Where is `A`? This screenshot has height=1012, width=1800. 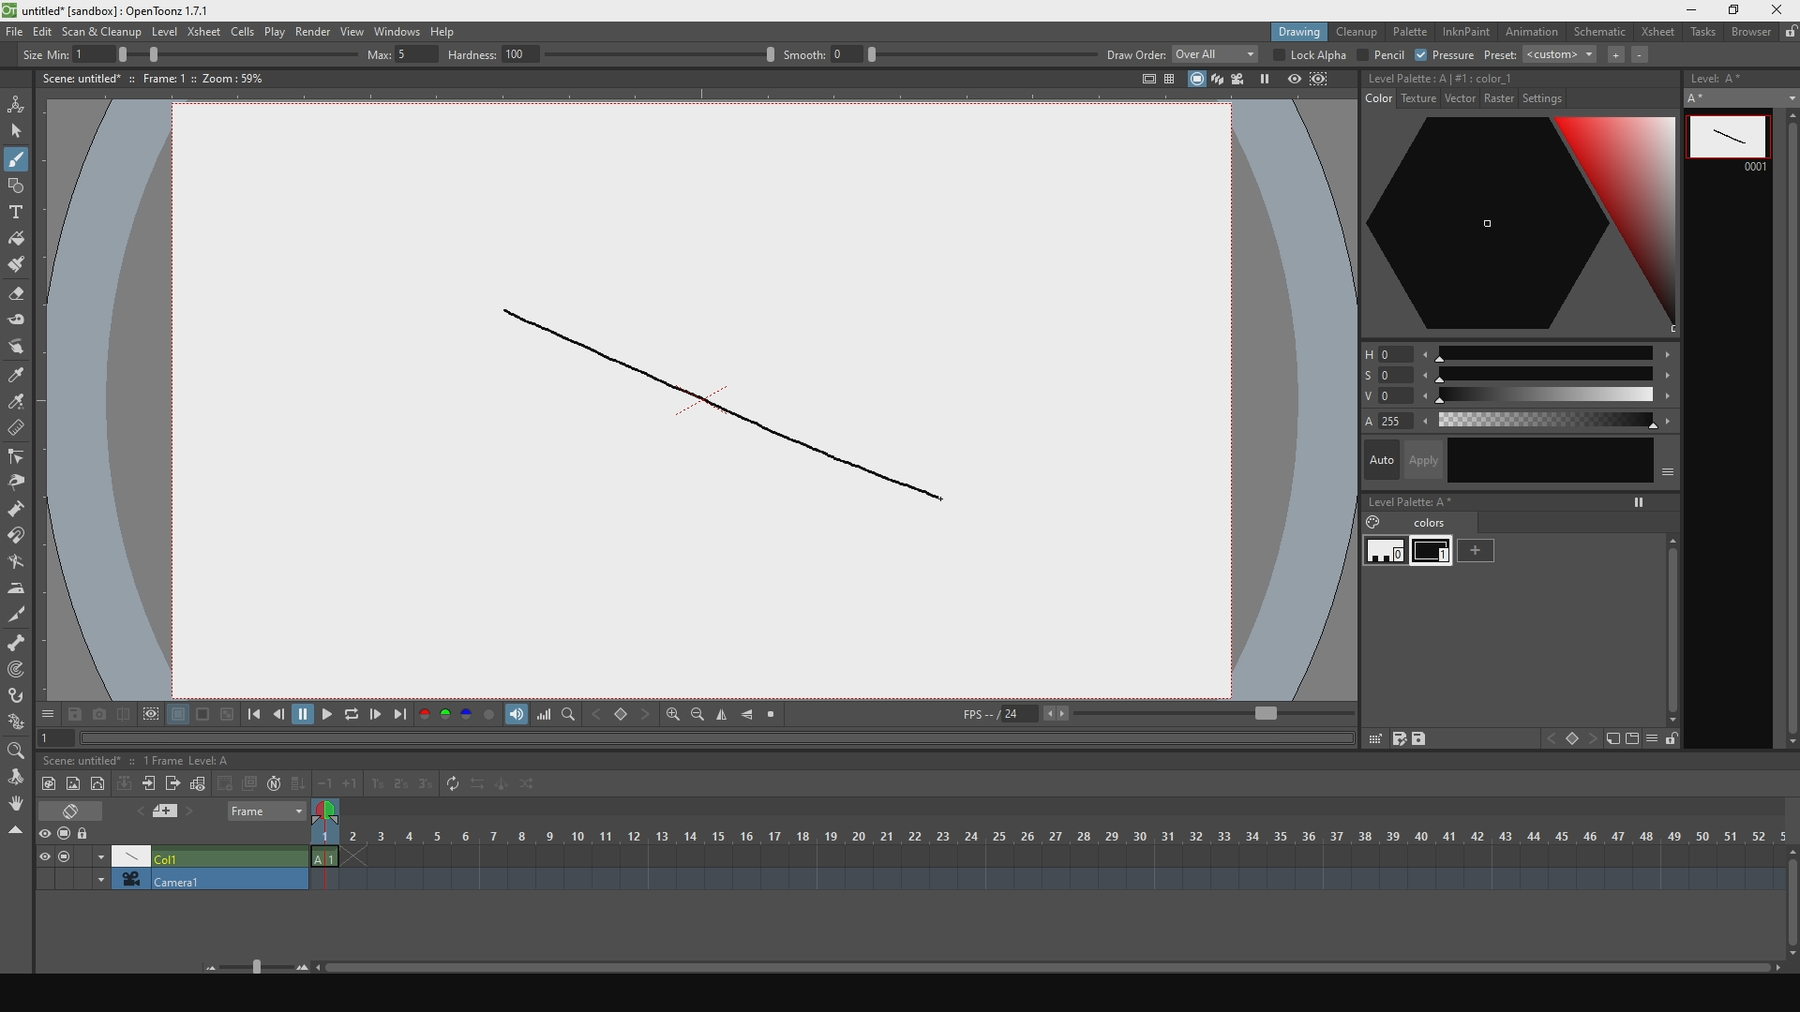
A is located at coordinates (1741, 98).